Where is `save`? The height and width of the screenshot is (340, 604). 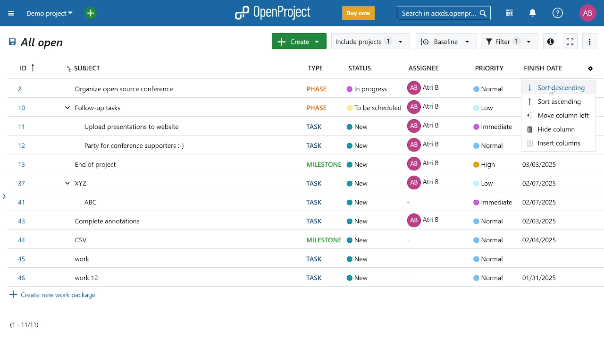 save is located at coordinates (13, 43).